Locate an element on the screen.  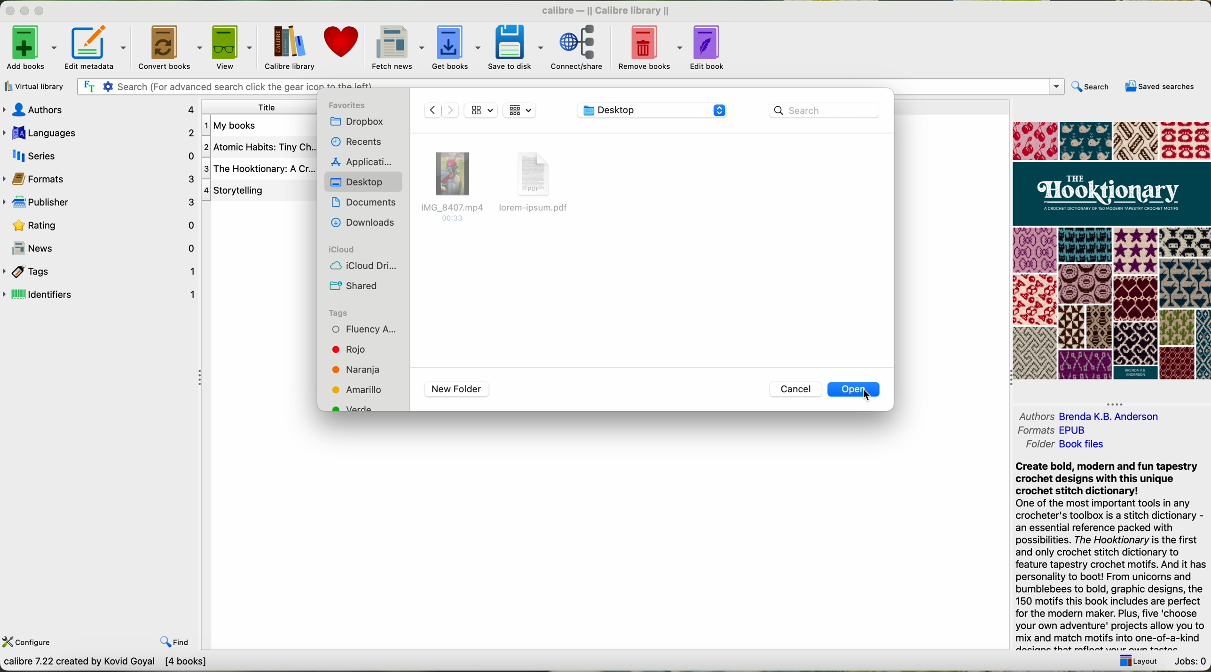
find is located at coordinates (175, 640).